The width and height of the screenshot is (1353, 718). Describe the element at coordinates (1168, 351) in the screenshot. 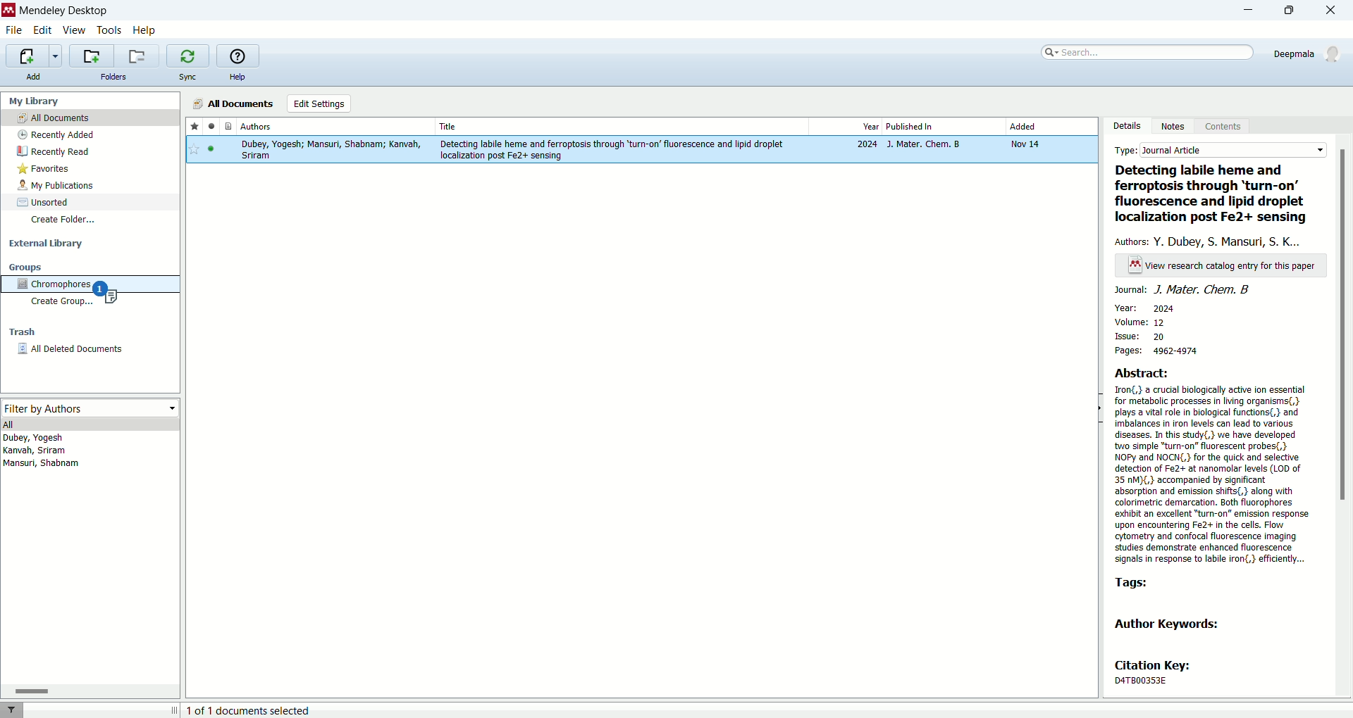

I see `pages: 4962-4974` at that location.